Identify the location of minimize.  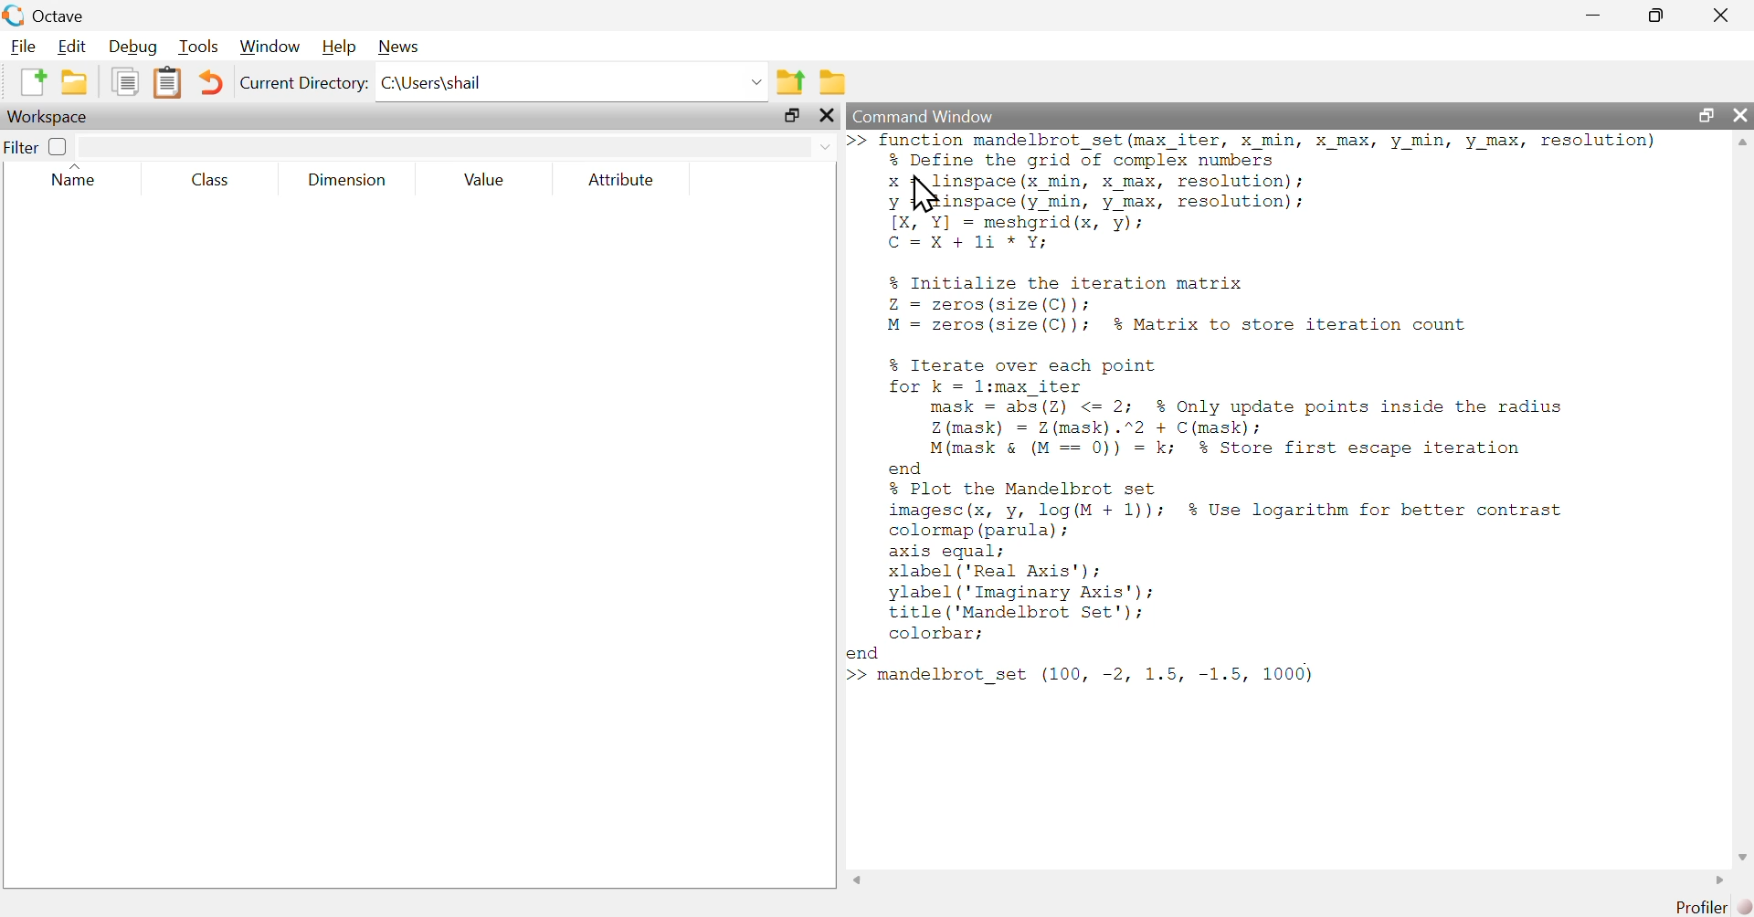
(1591, 13).